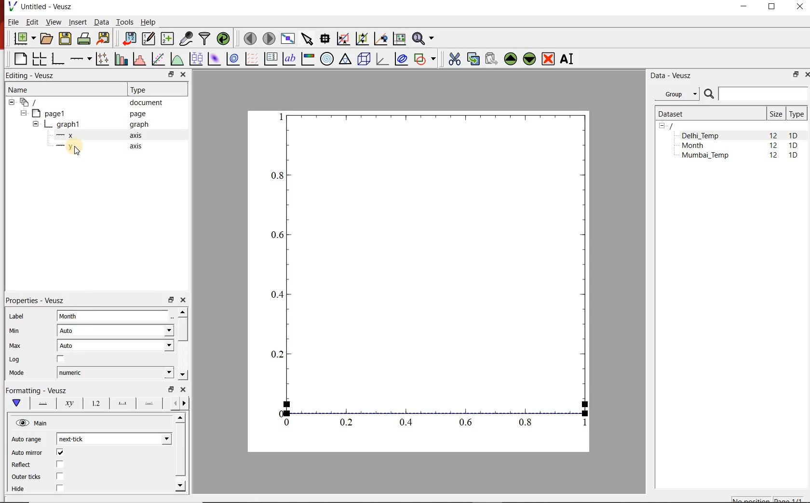 This screenshot has height=503, width=810. Describe the element at coordinates (362, 39) in the screenshot. I see `click to zoom out of graph axes` at that location.